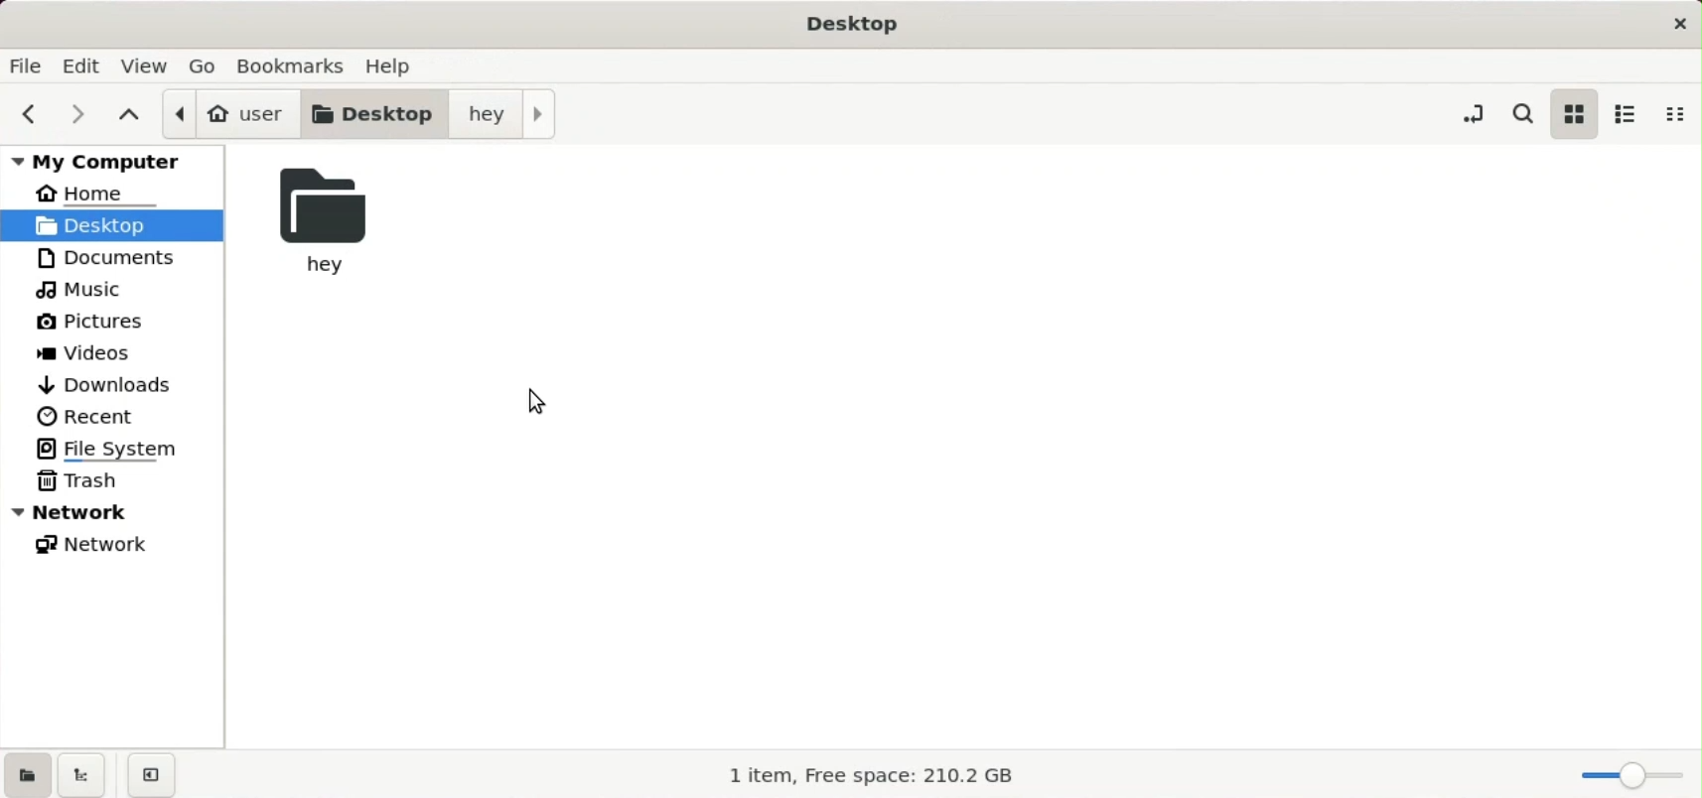 This screenshot has width=1702, height=798. I want to click on icon view, so click(1573, 113).